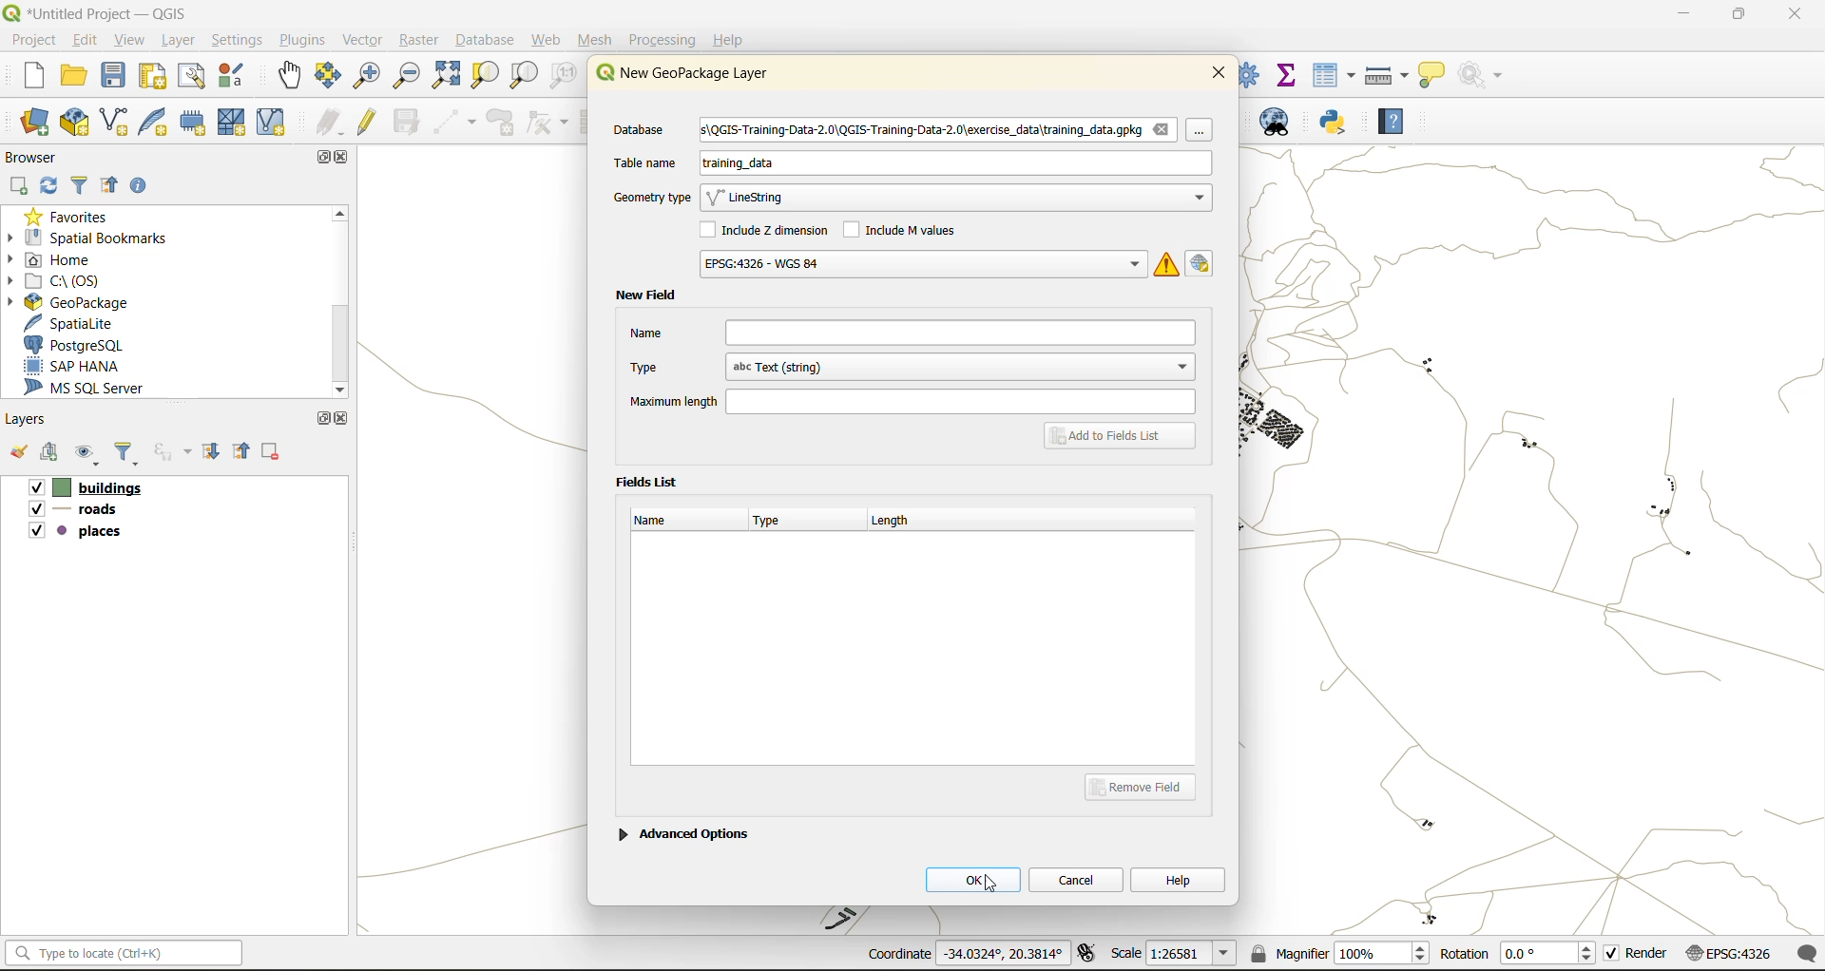 The image size is (1825, 971). Describe the element at coordinates (132, 39) in the screenshot. I see `view` at that location.